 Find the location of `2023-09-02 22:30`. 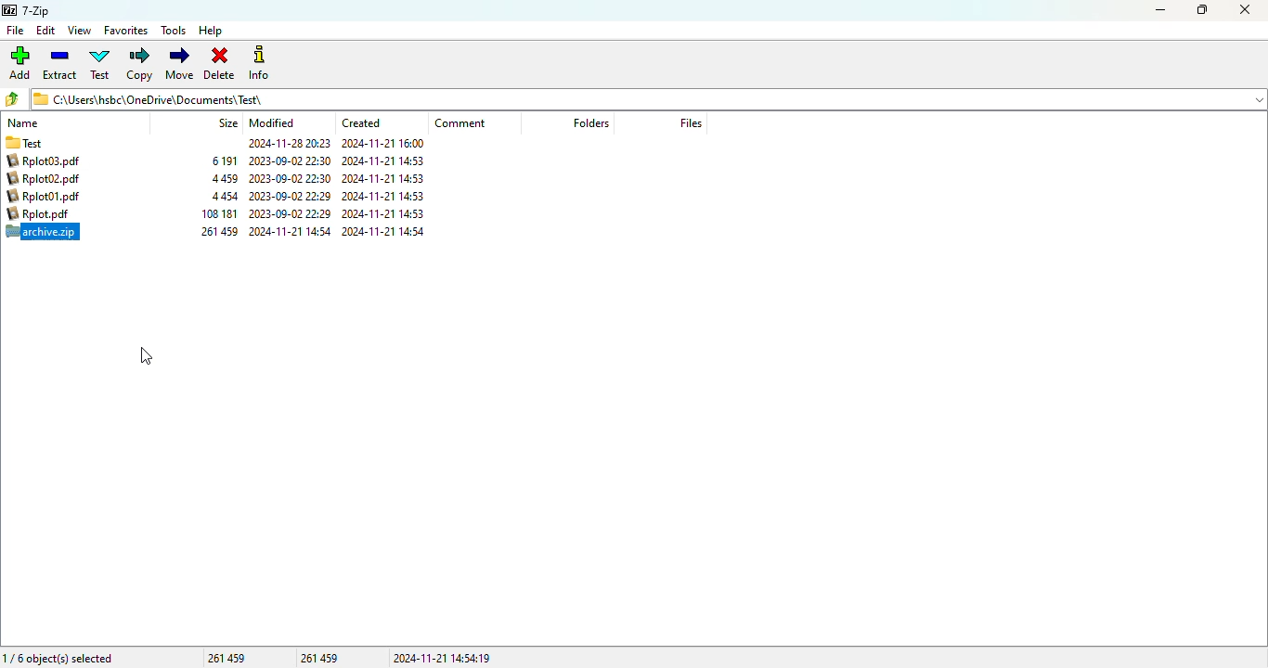

2023-09-02 22:30 is located at coordinates (291, 179).